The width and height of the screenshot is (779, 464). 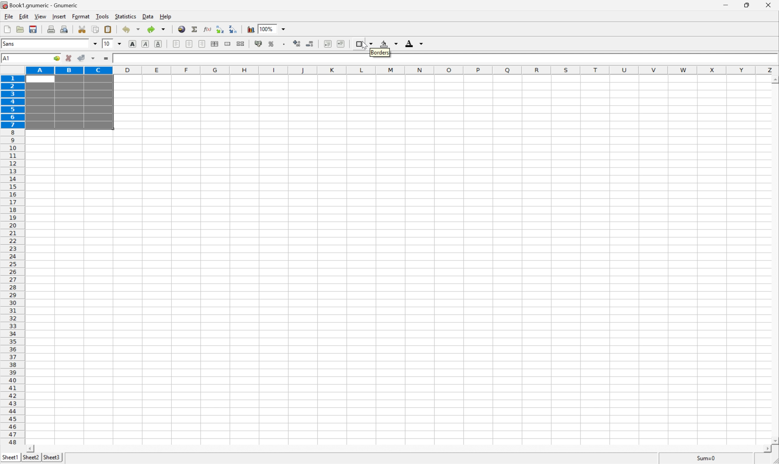 What do you see at coordinates (774, 80) in the screenshot?
I see `scroll up` at bounding box center [774, 80].